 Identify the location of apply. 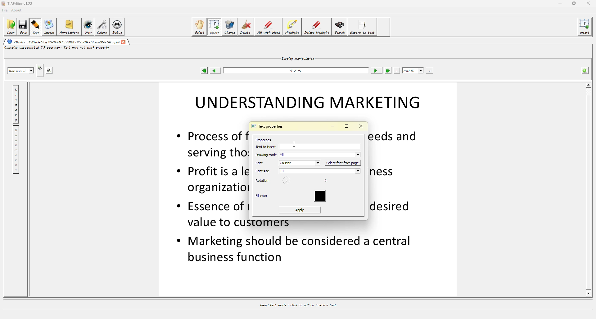
(300, 210).